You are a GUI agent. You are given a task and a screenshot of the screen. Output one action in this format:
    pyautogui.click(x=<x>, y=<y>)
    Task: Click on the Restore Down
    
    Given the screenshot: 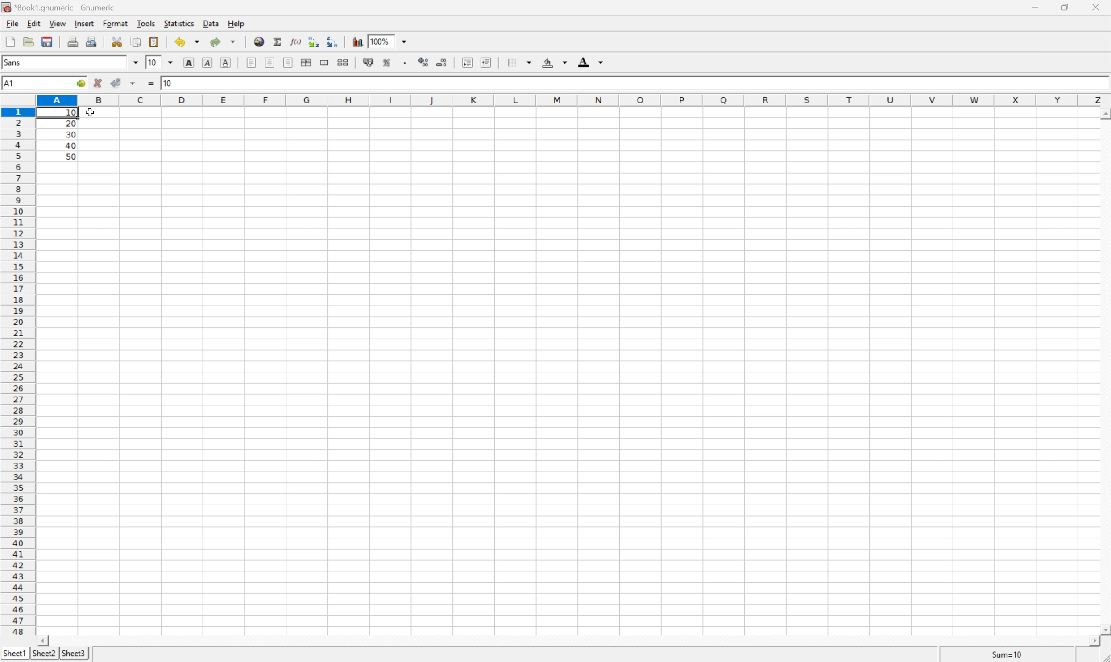 What is the action you would take?
    pyautogui.click(x=1067, y=7)
    